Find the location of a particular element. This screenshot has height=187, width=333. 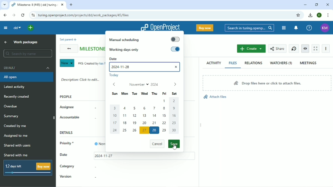

Restore down is located at coordinates (317, 5).